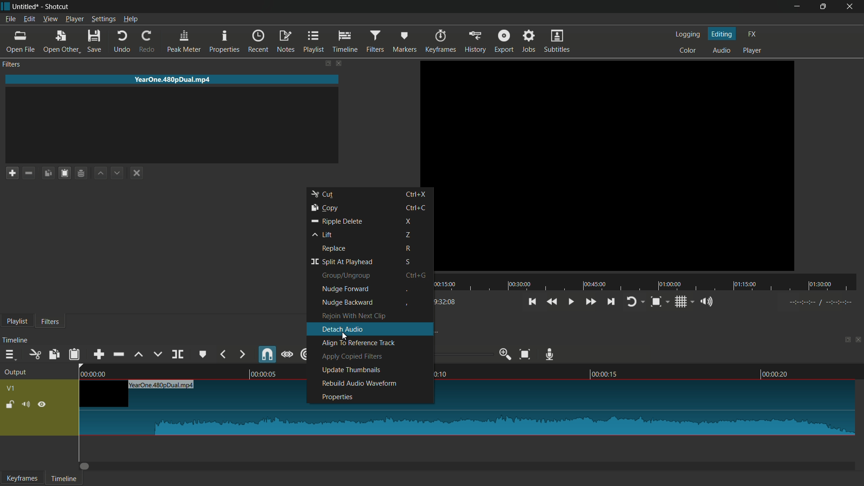 The width and height of the screenshot is (864, 486). What do you see at coordinates (775, 374) in the screenshot?
I see `00:00:20` at bounding box center [775, 374].